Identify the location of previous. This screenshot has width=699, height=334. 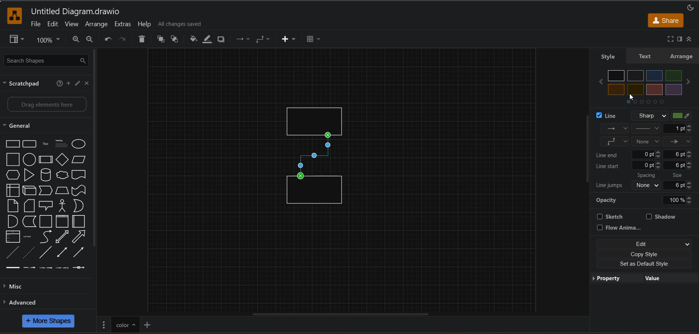
(599, 82).